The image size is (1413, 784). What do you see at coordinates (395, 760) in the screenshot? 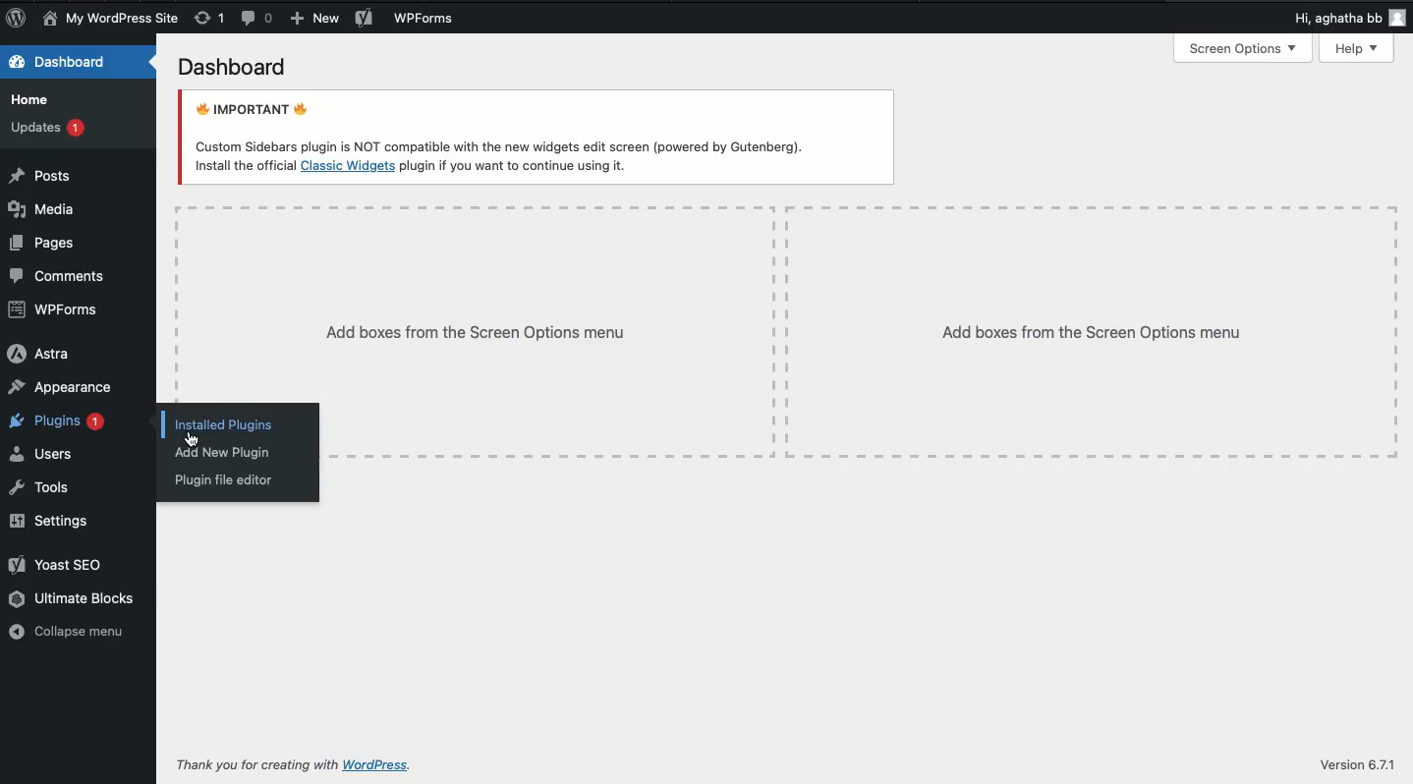
I see `wordpress` at bounding box center [395, 760].